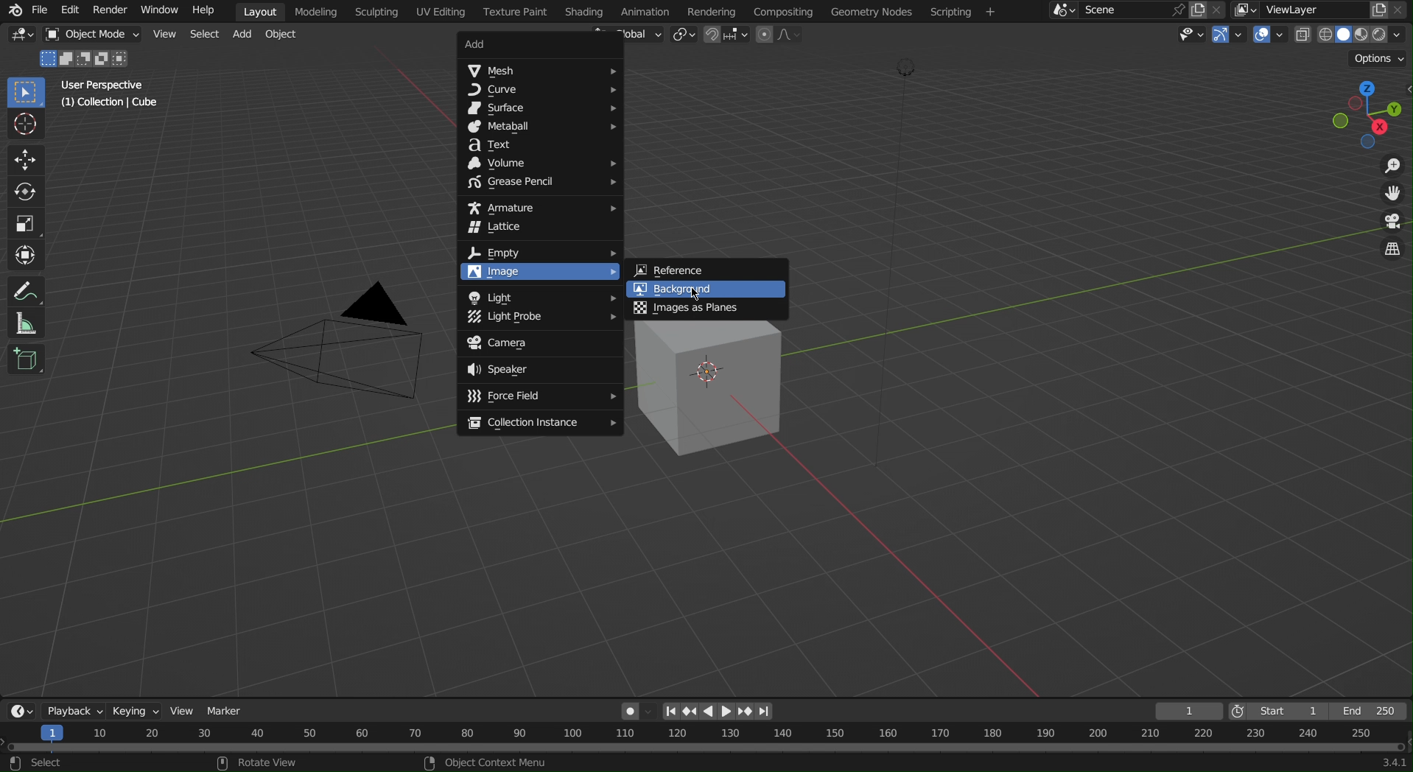  What do you see at coordinates (344, 349) in the screenshot?
I see `Camera` at bounding box center [344, 349].